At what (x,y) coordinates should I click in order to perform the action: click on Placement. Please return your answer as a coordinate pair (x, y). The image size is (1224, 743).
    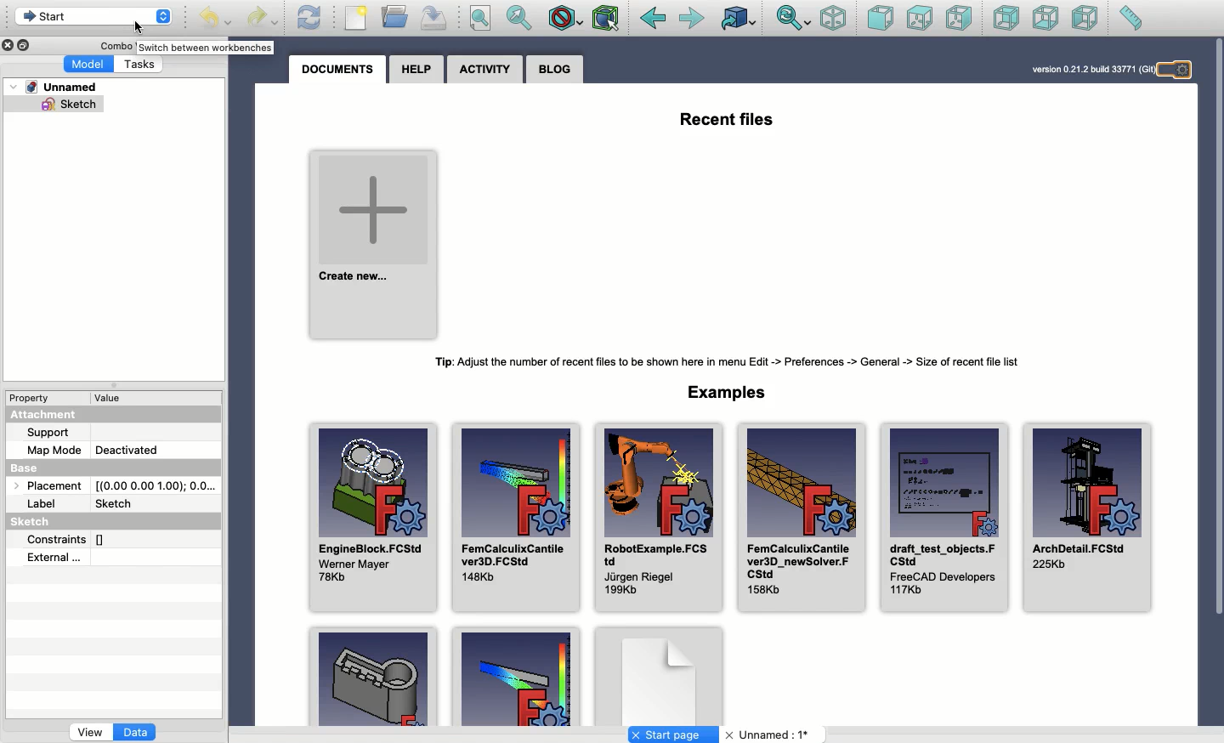
    Looking at the image, I should click on (54, 487).